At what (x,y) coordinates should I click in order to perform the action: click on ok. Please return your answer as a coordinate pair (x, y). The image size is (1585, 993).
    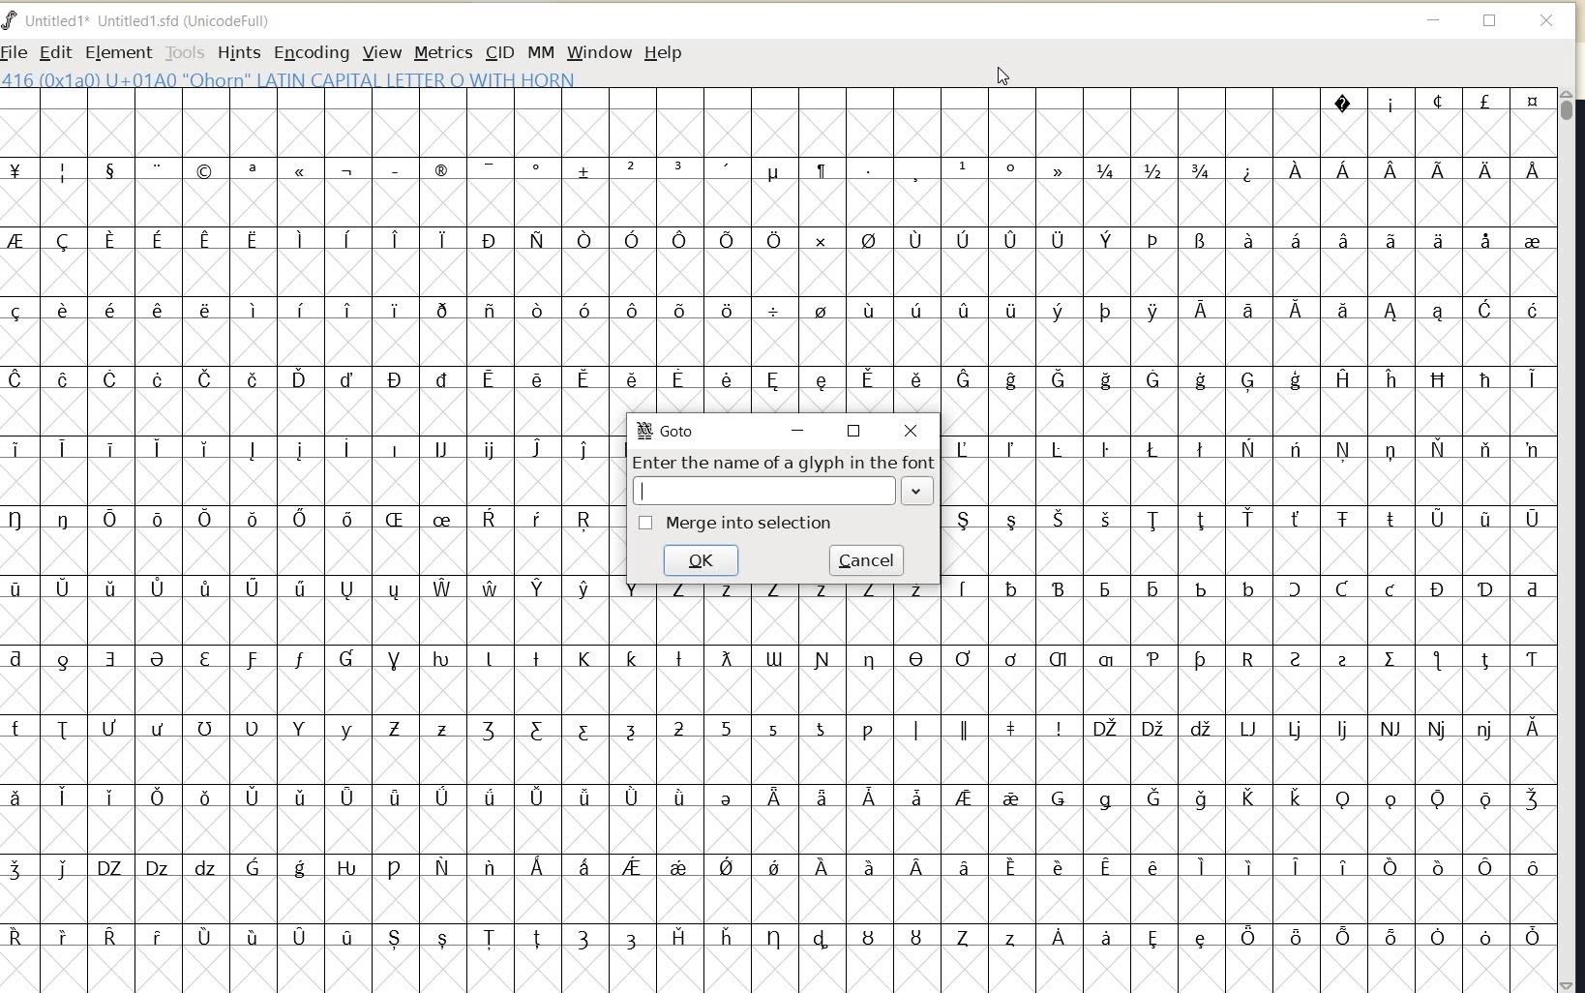
    Looking at the image, I should click on (699, 560).